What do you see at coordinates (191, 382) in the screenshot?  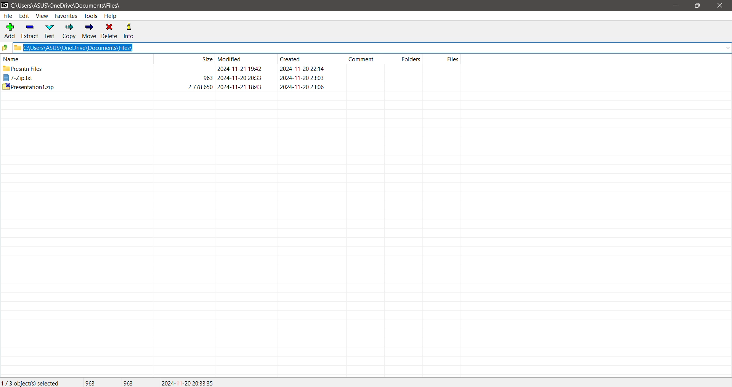 I see `Modified Date of the last selected file` at bounding box center [191, 382].